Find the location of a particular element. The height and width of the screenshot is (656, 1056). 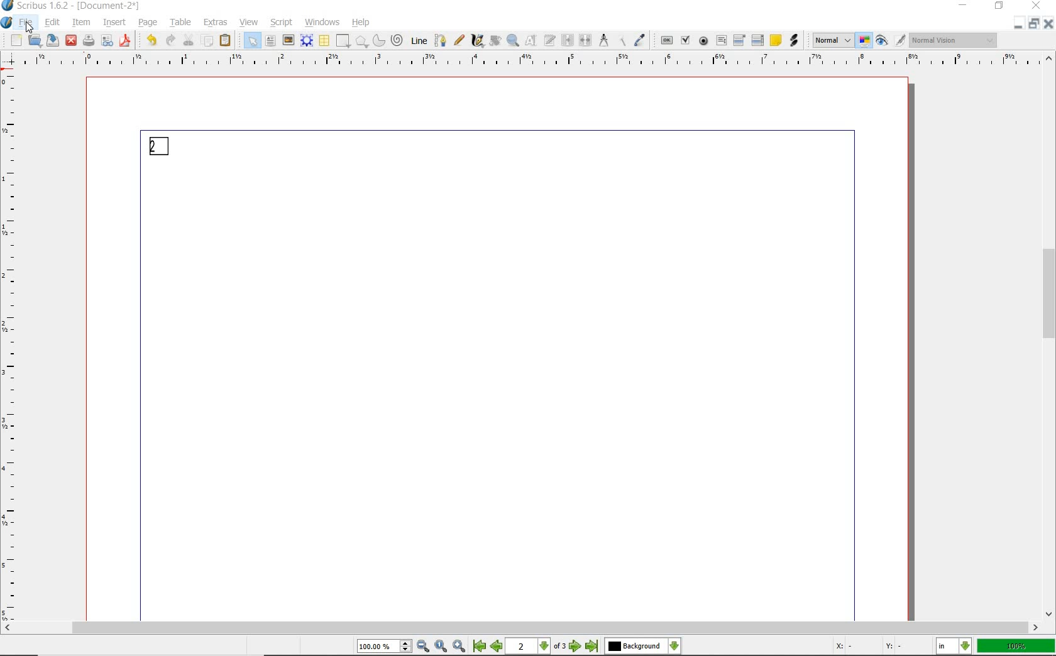

save as pdf is located at coordinates (125, 41).